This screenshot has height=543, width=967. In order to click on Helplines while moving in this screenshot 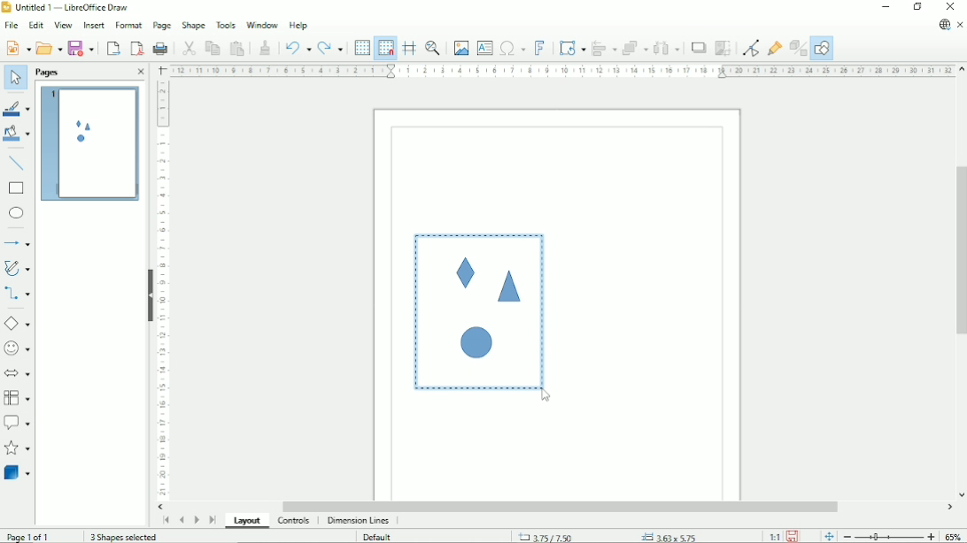, I will do `click(408, 48)`.